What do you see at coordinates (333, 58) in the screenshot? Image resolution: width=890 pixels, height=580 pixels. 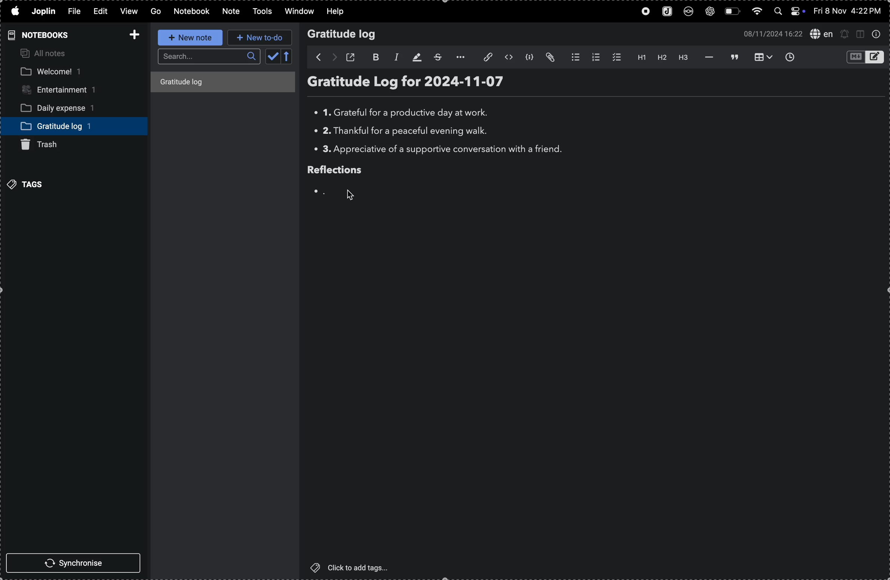 I see `forward` at bounding box center [333, 58].